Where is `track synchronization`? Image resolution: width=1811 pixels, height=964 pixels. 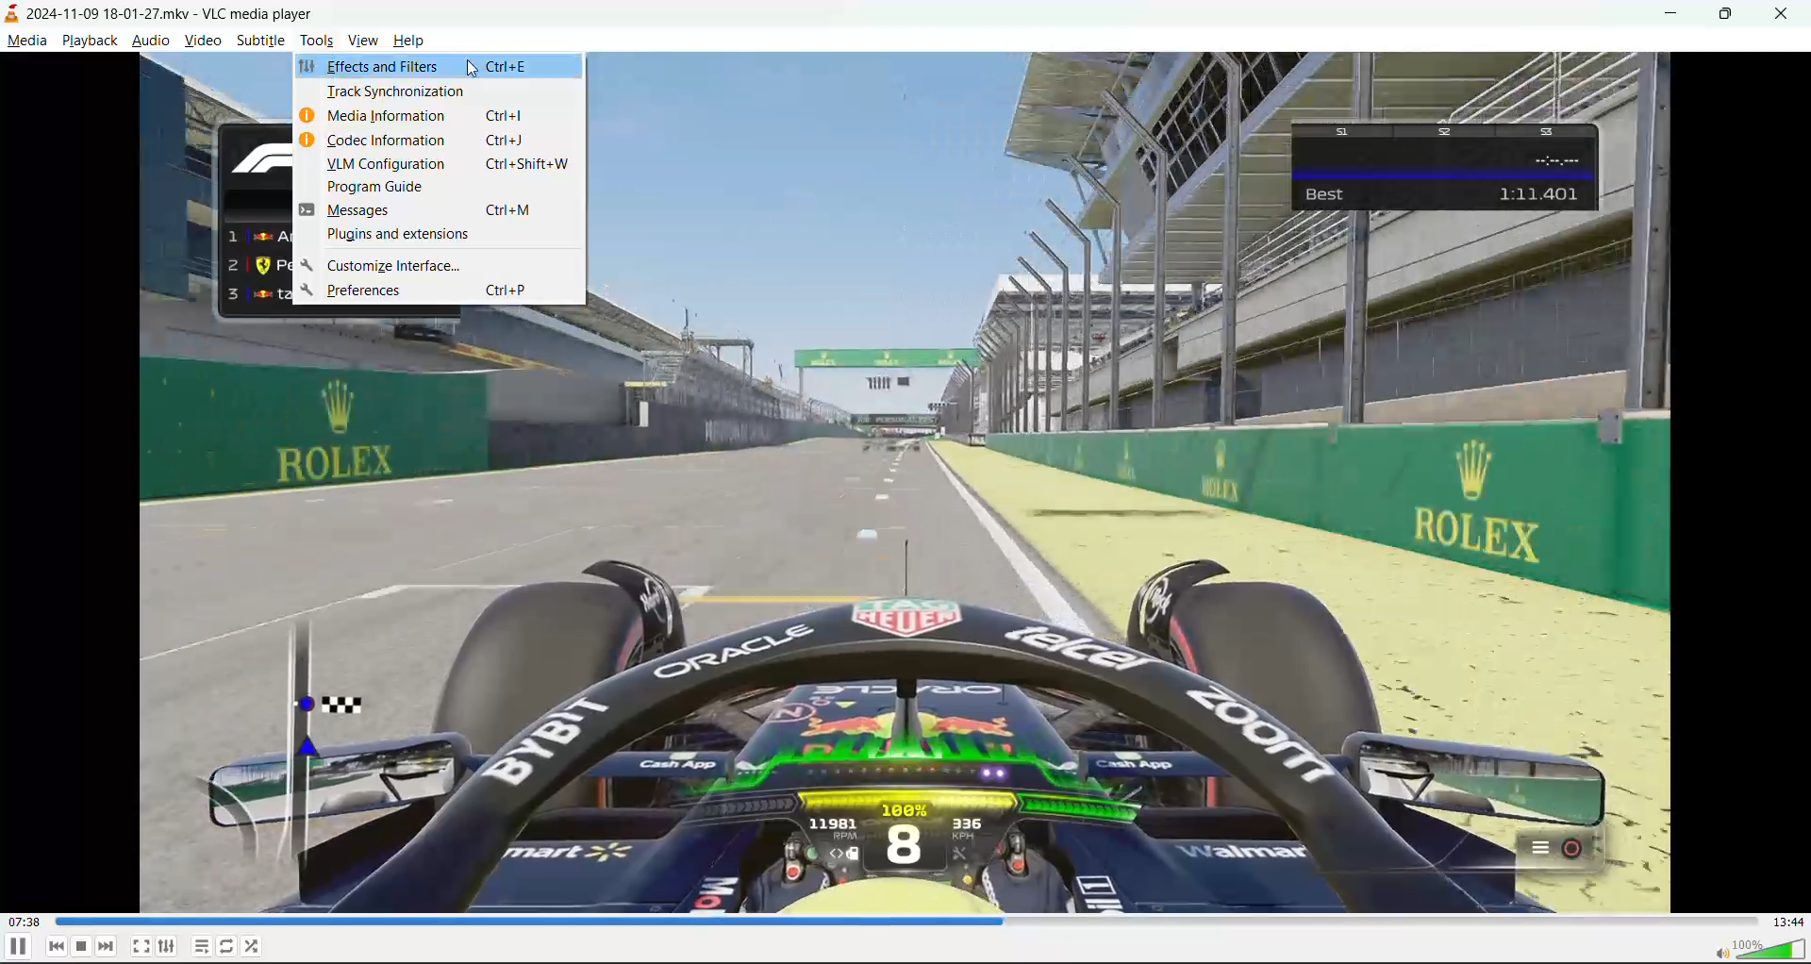
track synchronization is located at coordinates (449, 91).